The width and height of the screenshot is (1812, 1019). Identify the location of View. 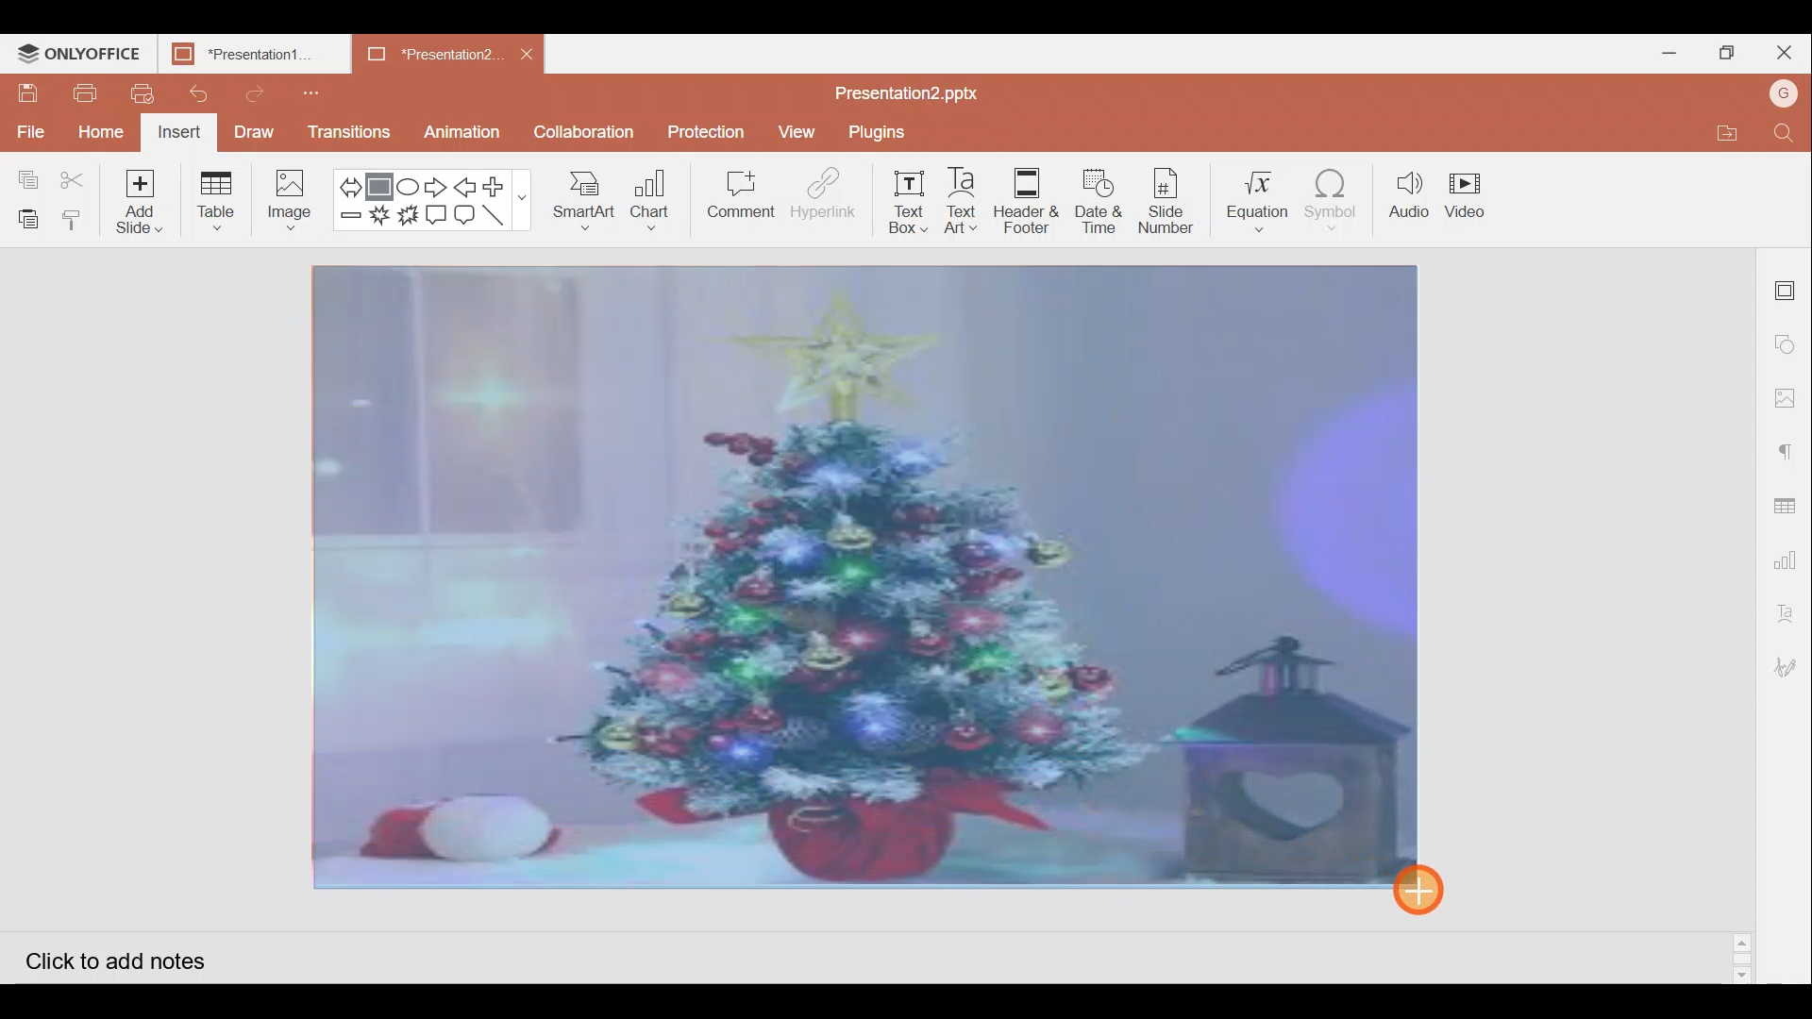
(794, 132).